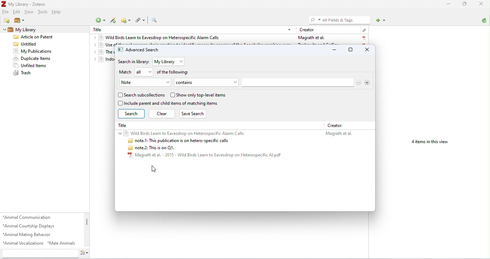 The height and width of the screenshot is (259, 490). Describe the element at coordinates (156, 20) in the screenshot. I see `advanced search` at that location.